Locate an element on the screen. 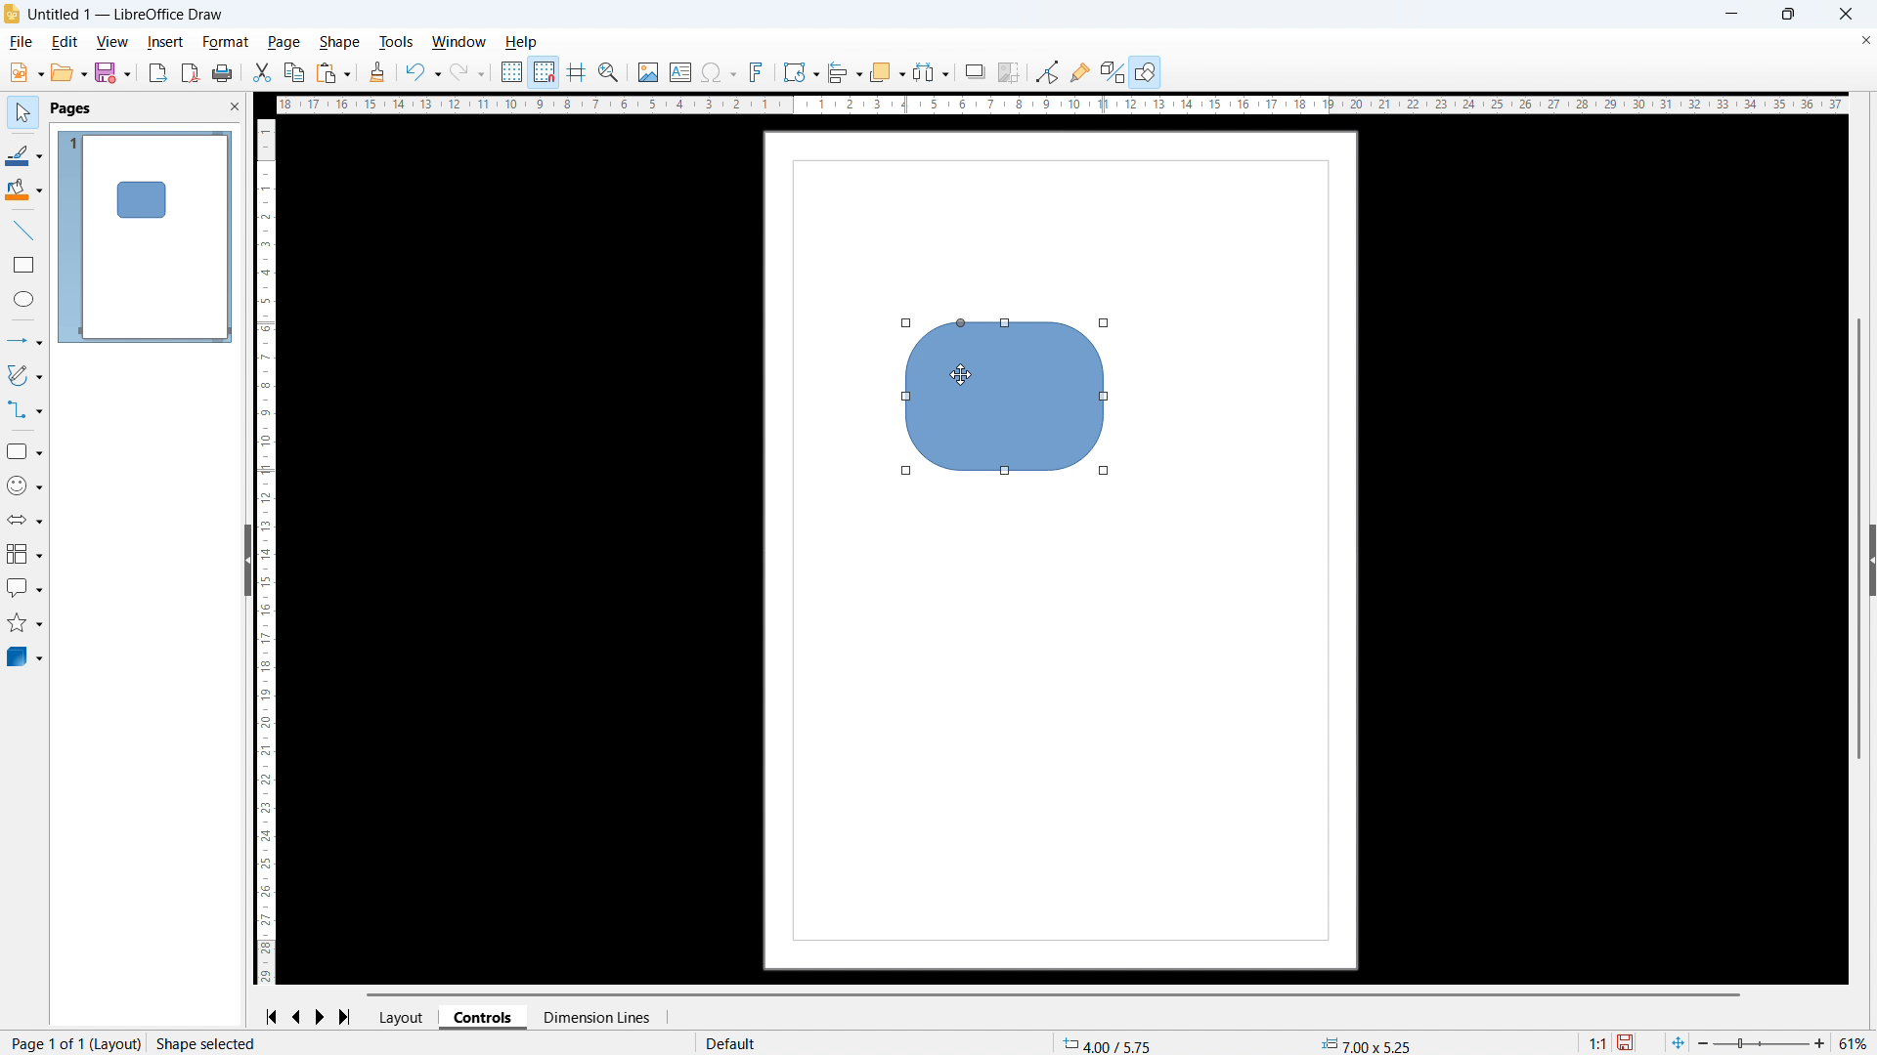 The image size is (1877, 1055). paste  is located at coordinates (333, 74).